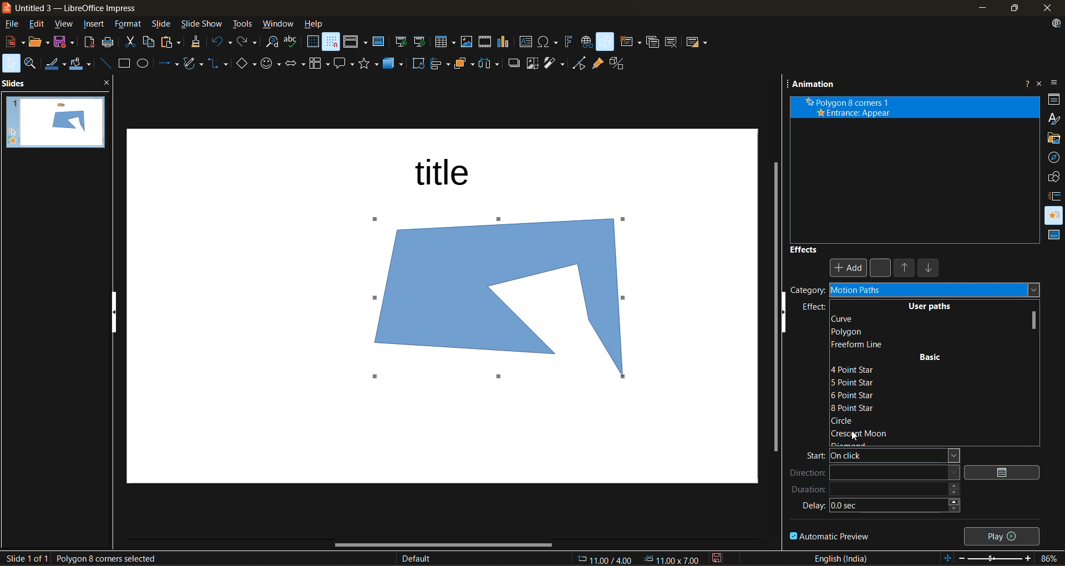  Describe the element at coordinates (445, 172) in the screenshot. I see `title` at that location.